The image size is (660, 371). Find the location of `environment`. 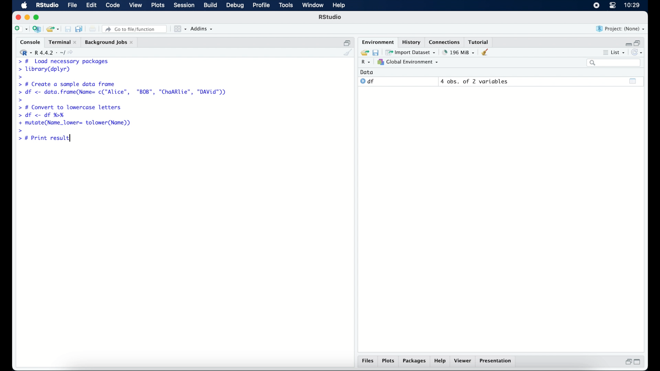

environment is located at coordinates (377, 42).